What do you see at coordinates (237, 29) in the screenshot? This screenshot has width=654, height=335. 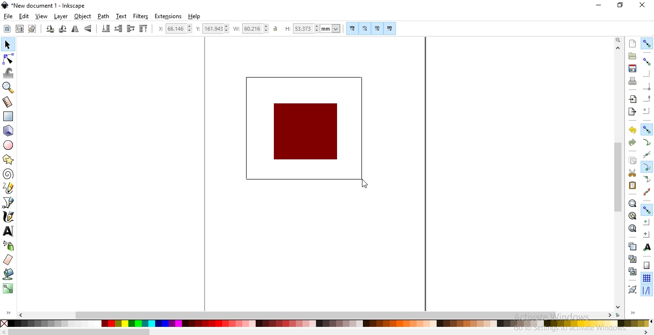 I see `width of selection` at bounding box center [237, 29].